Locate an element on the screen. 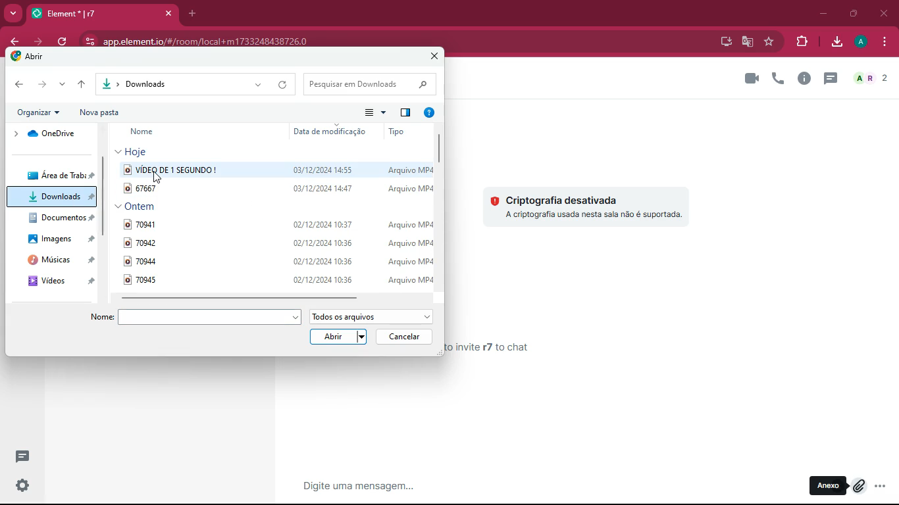 The height and width of the screenshot is (505, 899). back is located at coordinates (21, 85).